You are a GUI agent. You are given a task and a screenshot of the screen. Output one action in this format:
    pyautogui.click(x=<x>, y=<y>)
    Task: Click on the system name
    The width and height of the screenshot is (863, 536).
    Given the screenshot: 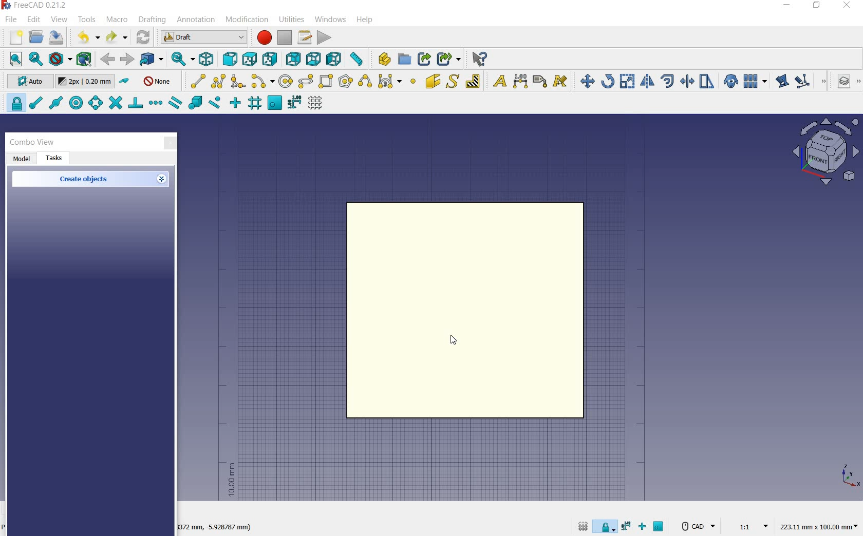 What is the action you would take?
    pyautogui.click(x=37, y=5)
    